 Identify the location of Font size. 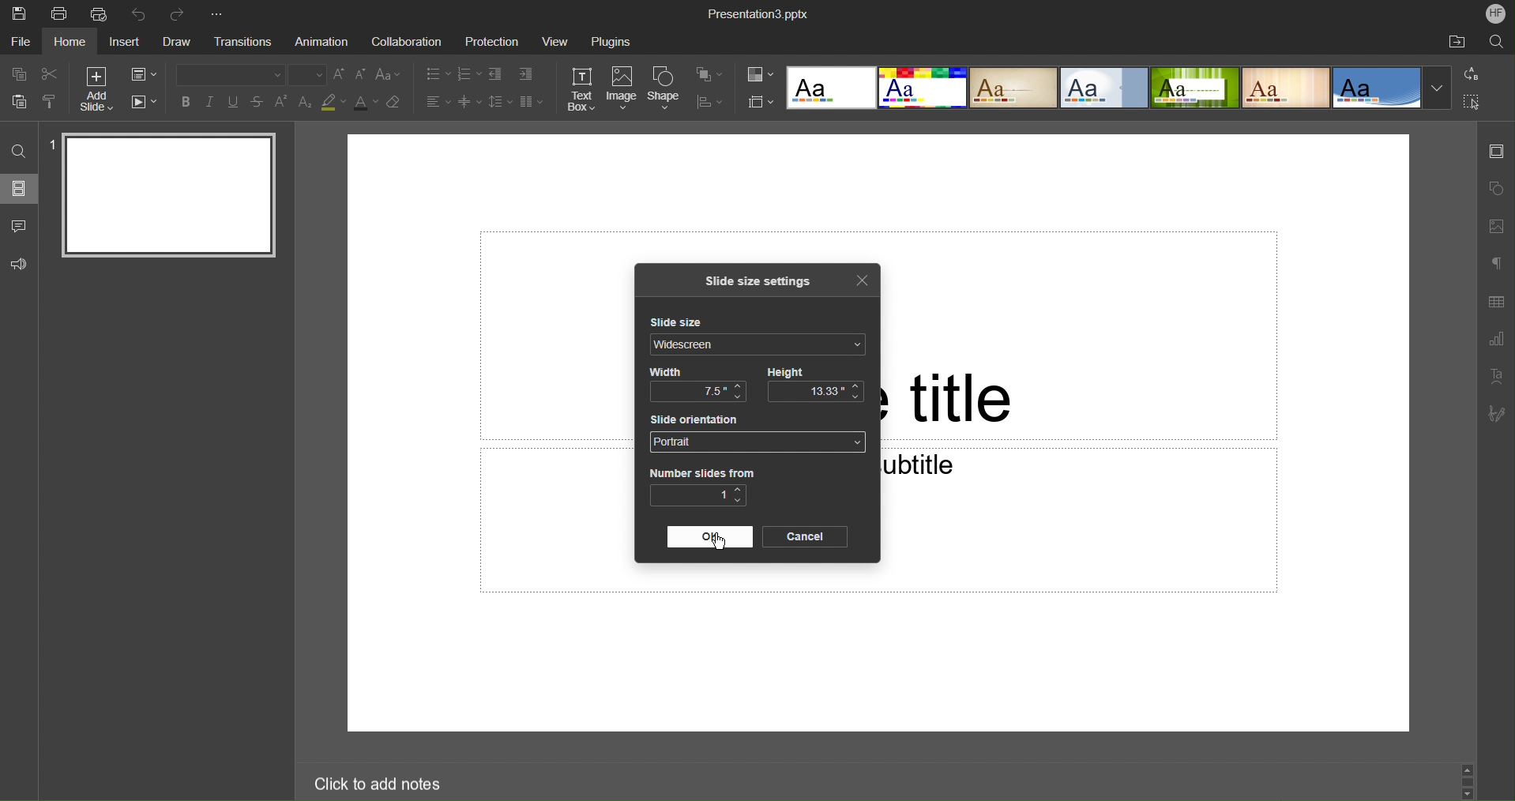
(308, 74).